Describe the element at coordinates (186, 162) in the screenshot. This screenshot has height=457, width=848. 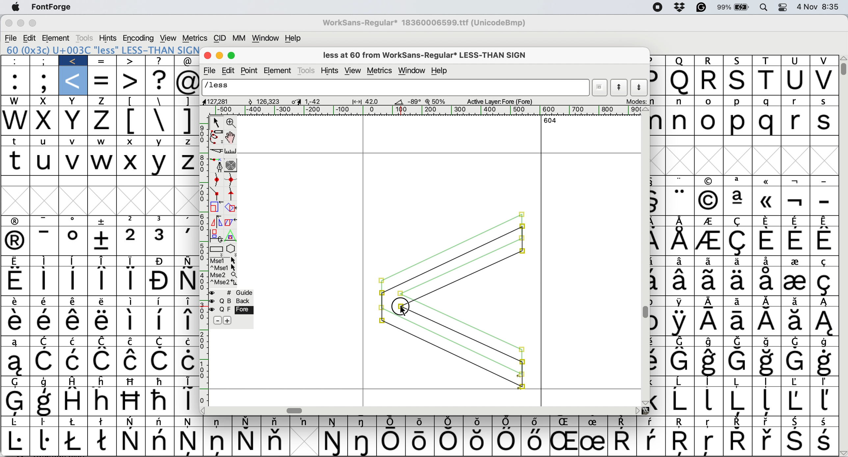
I see `Z` at that location.